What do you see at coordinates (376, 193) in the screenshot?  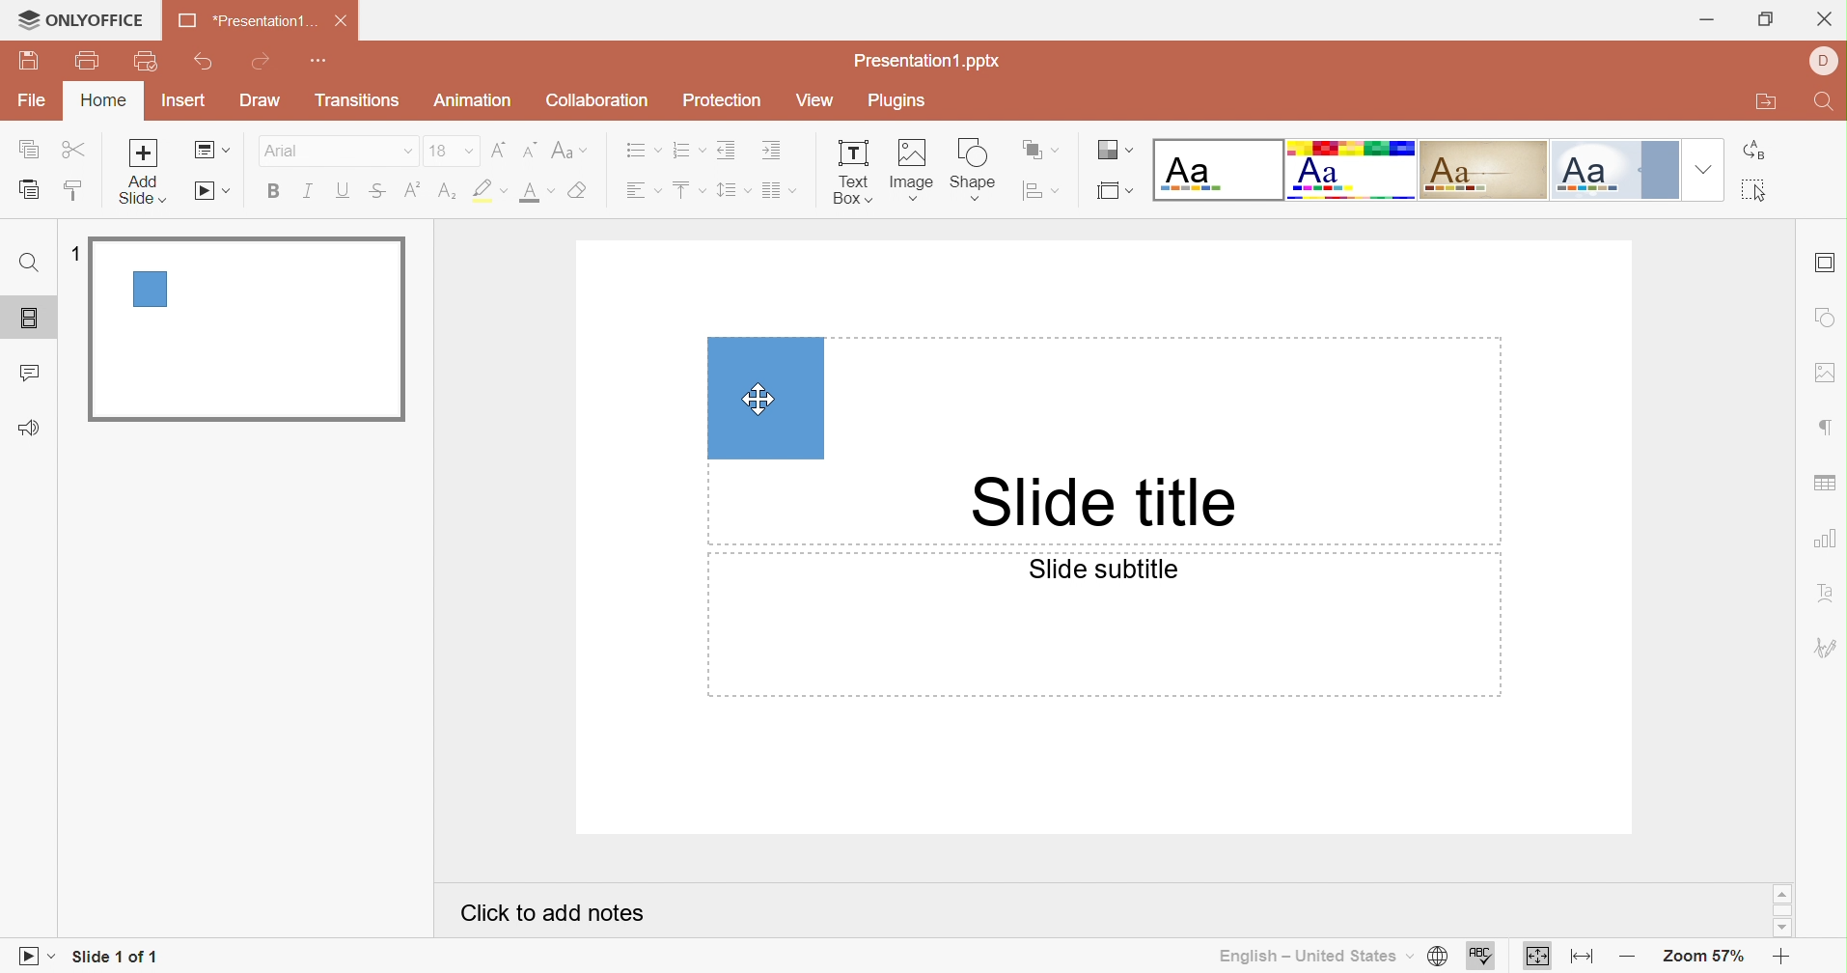 I see `Strikethrough` at bounding box center [376, 193].